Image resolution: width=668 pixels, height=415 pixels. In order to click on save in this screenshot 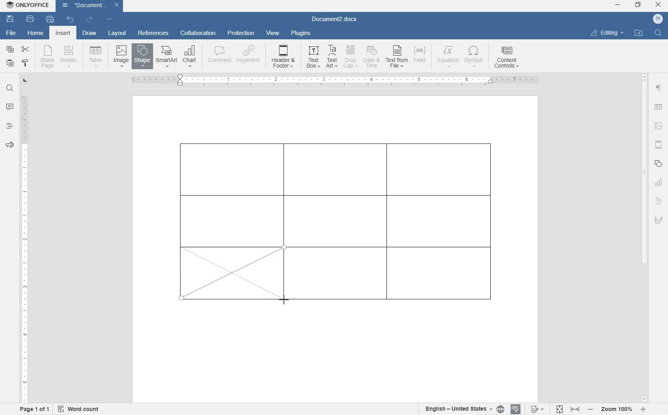, I will do `click(10, 19)`.